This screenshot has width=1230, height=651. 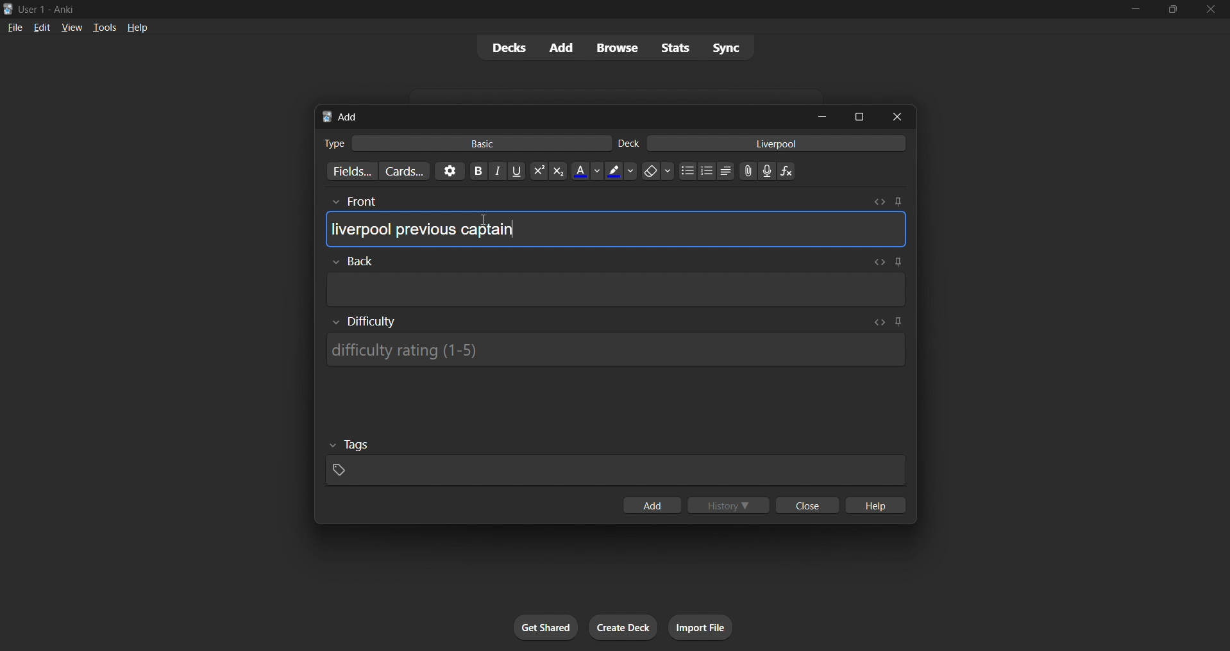 What do you see at coordinates (104, 27) in the screenshot?
I see `tools` at bounding box center [104, 27].